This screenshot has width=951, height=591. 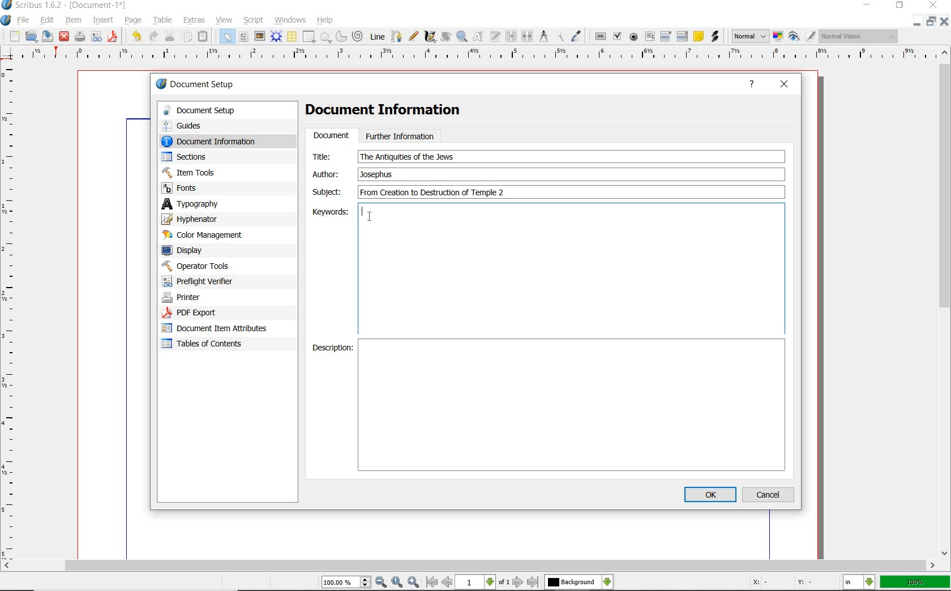 What do you see at coordinates (155, 37) in the screenshot?
I see `redo` at bounding box center [155, 37].